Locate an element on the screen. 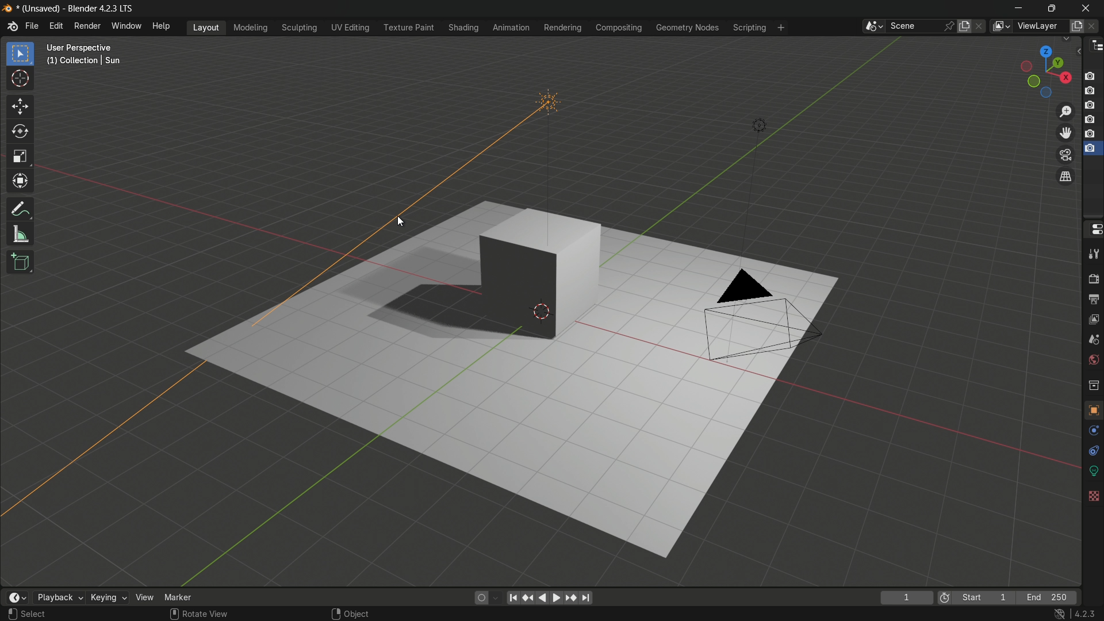 This screenshot has height=621, width=1104. layer 6 is located at coordinates (1090, 149).